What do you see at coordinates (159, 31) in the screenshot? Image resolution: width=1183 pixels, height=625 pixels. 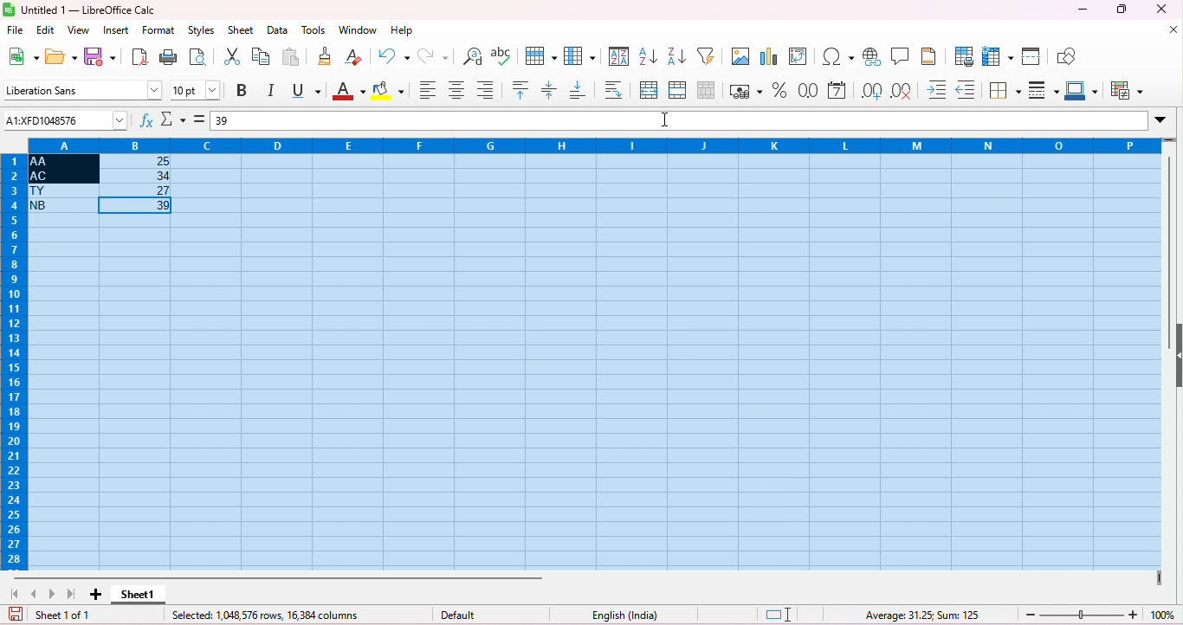 I see `format` at bounding box center [159, 31].